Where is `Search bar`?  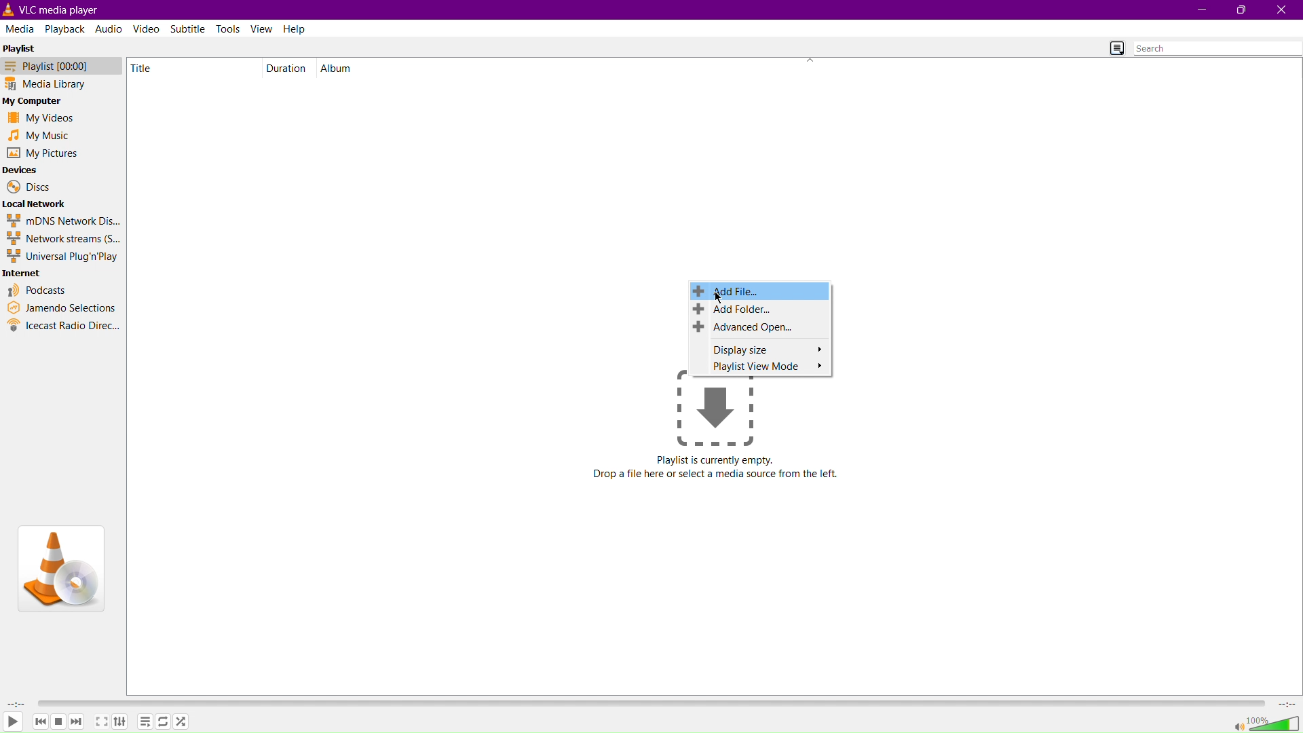 Search bar is located at coordinates (1217, 48).